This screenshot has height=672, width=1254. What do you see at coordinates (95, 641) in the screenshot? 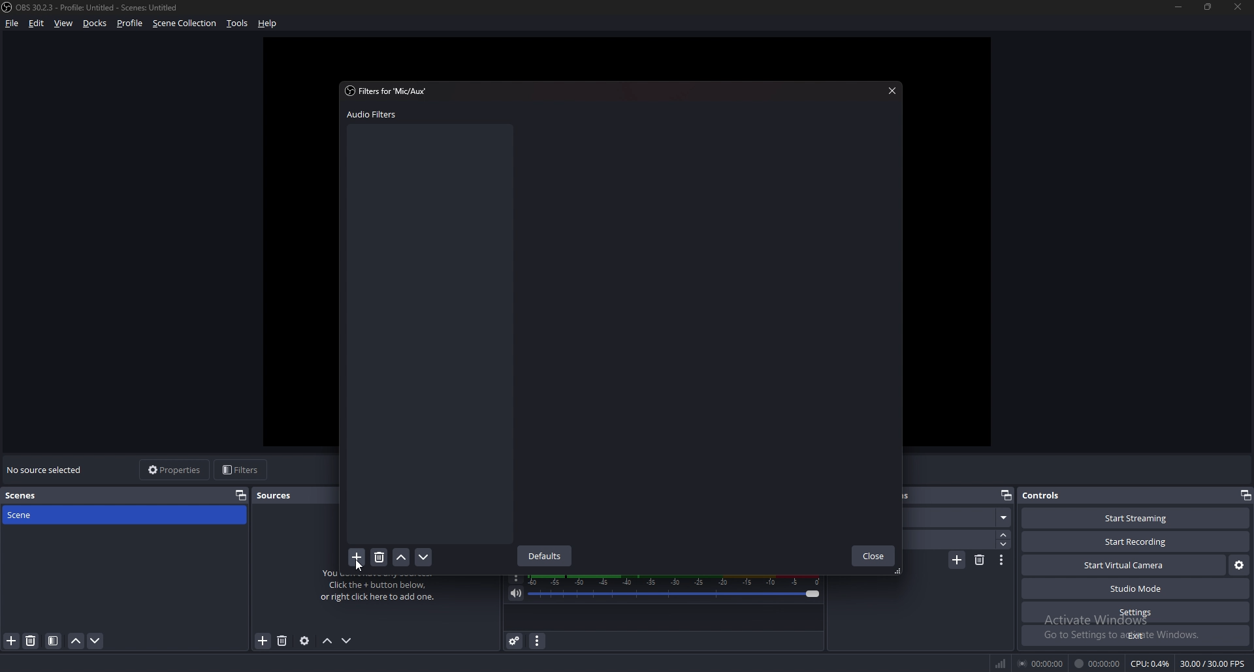
I see `move scene down` at bounding box center [95, 641].